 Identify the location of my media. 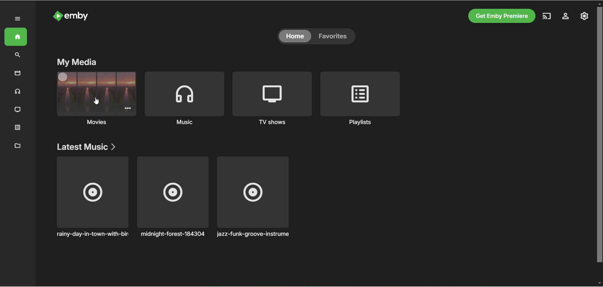
(77, 62).